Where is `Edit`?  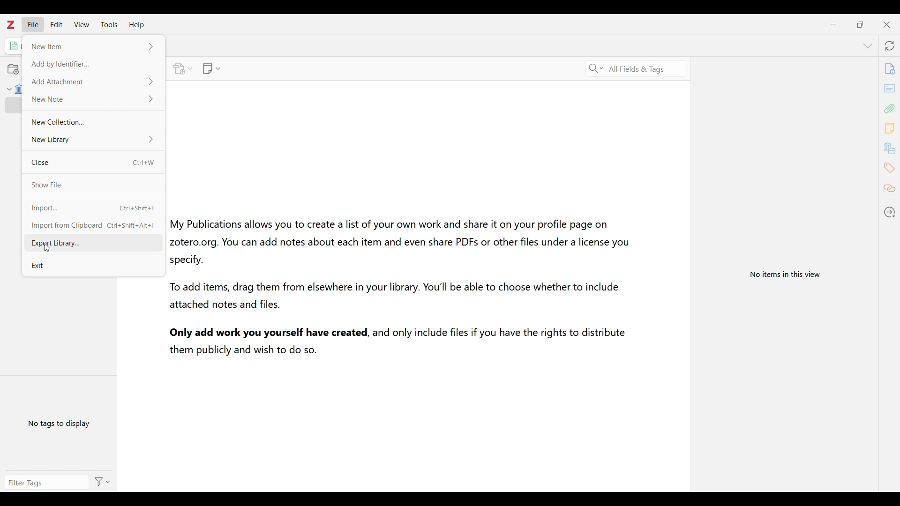 Edit is located at coordinates (56, 24).